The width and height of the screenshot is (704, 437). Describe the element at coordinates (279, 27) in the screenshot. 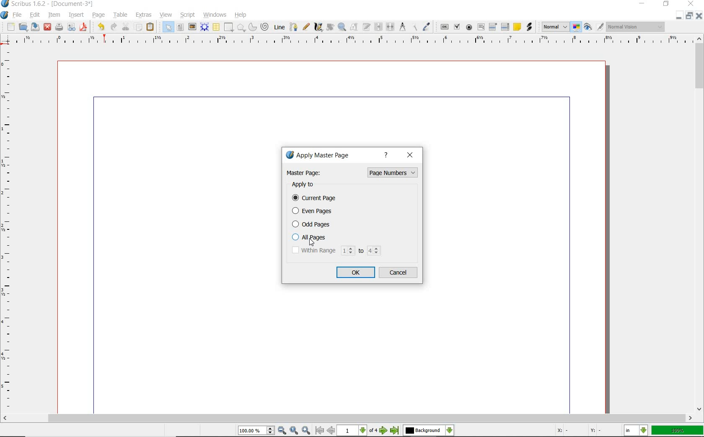

I see `line` at that location.